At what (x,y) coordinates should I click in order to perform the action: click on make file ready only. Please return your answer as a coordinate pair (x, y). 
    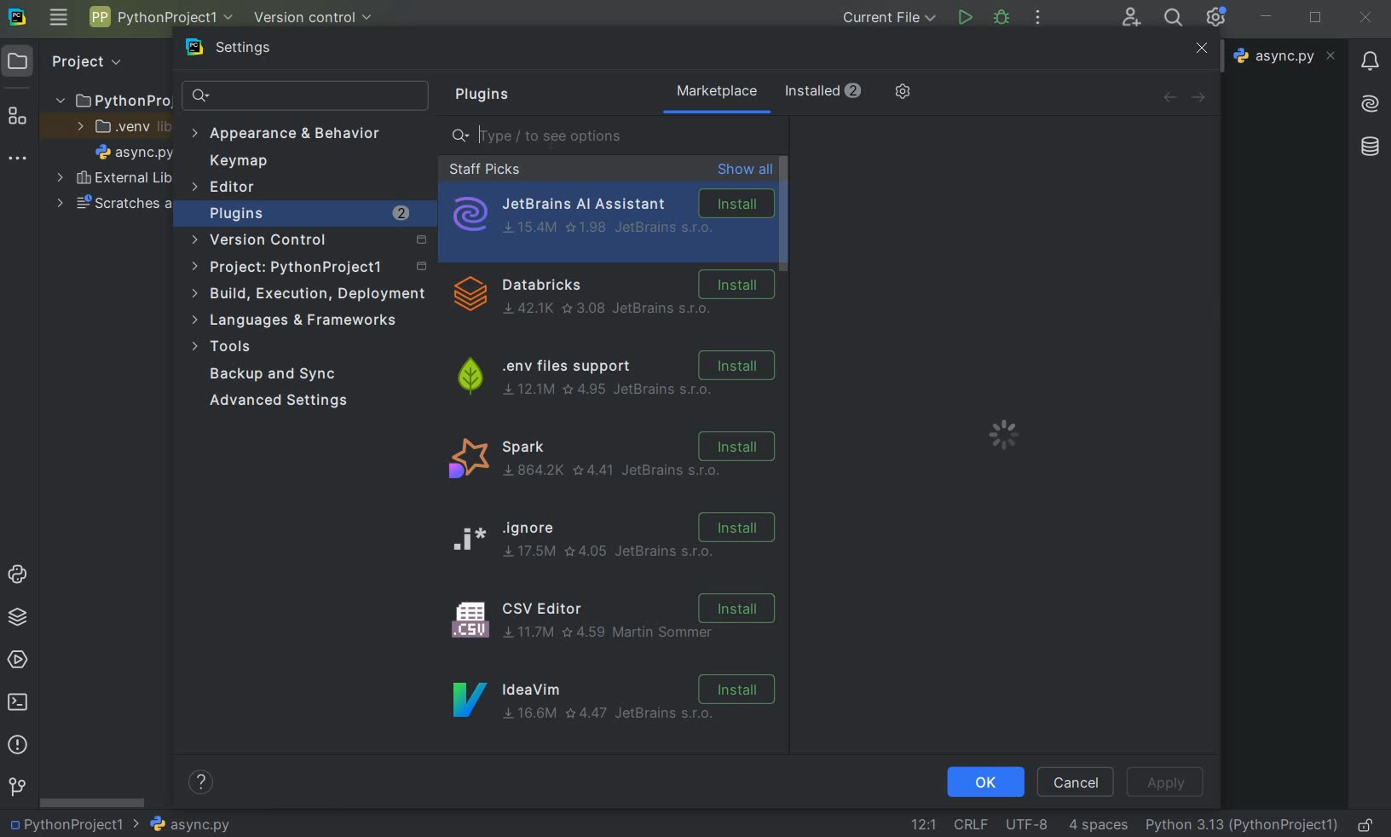
    Looking at the image, I should click on (1369, 825).